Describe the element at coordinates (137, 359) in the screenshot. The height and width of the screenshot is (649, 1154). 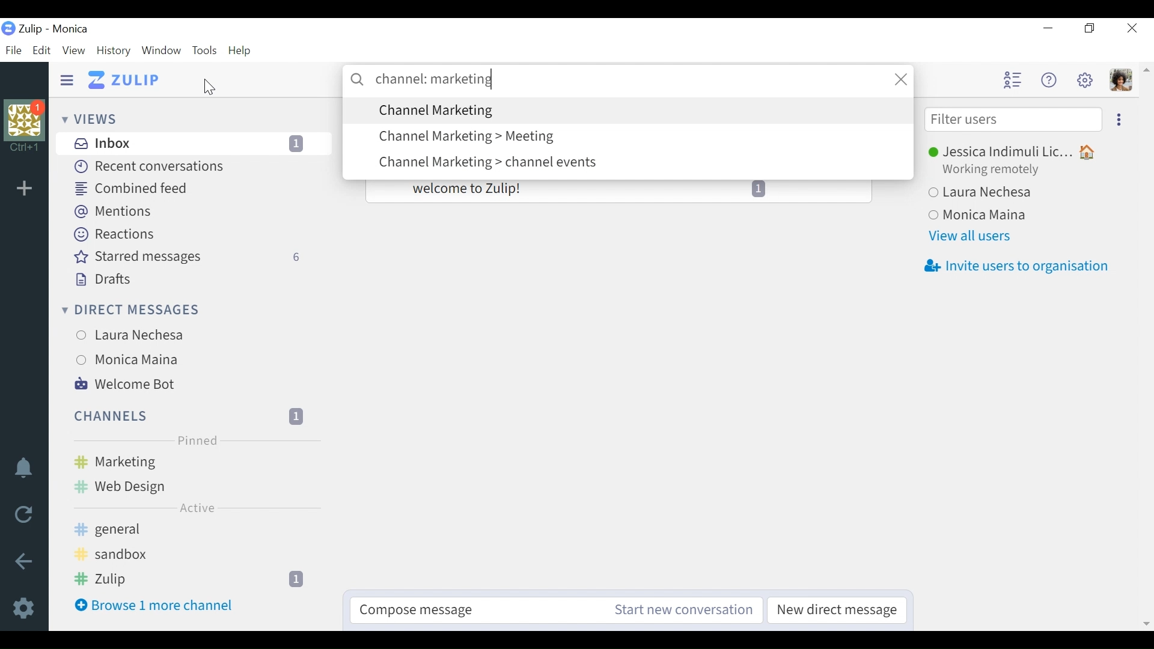
I see `users` at that location.